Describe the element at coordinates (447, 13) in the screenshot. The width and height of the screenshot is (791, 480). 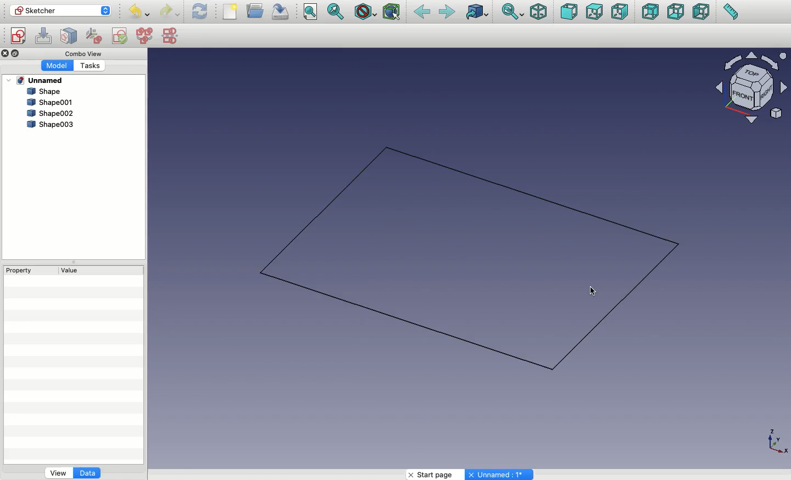
I see `Forward` at that location.